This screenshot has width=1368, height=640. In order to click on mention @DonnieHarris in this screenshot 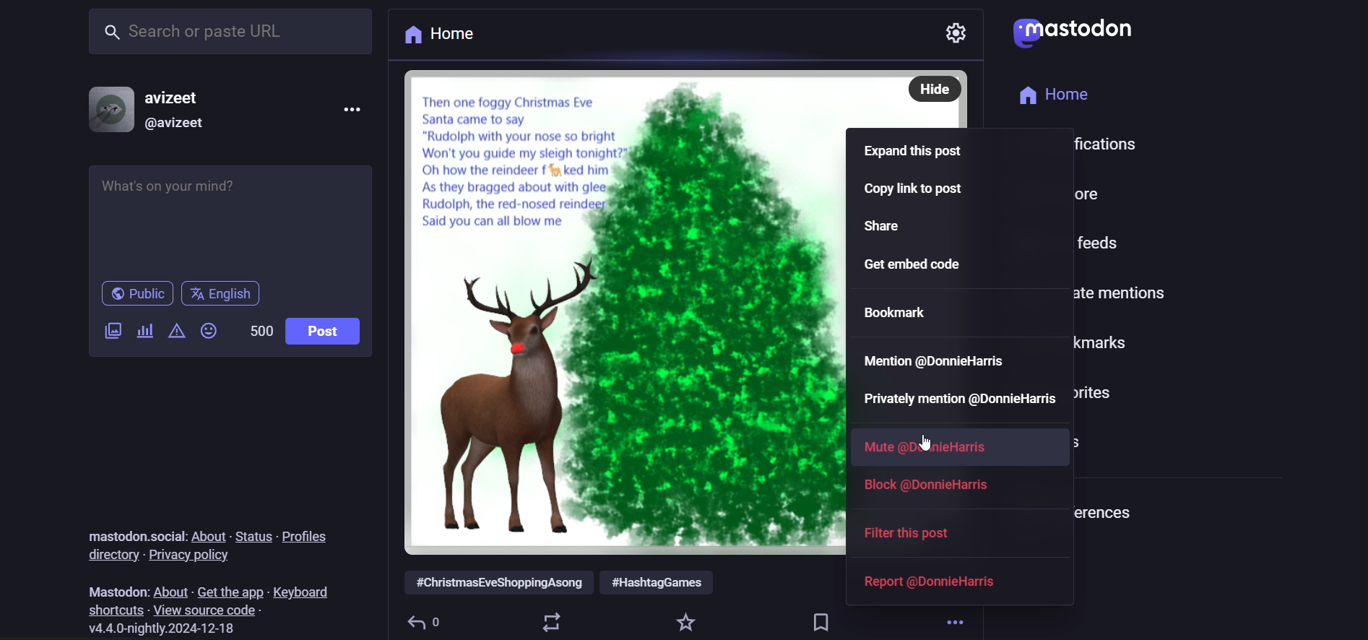, I will do `click(940, 360)`.